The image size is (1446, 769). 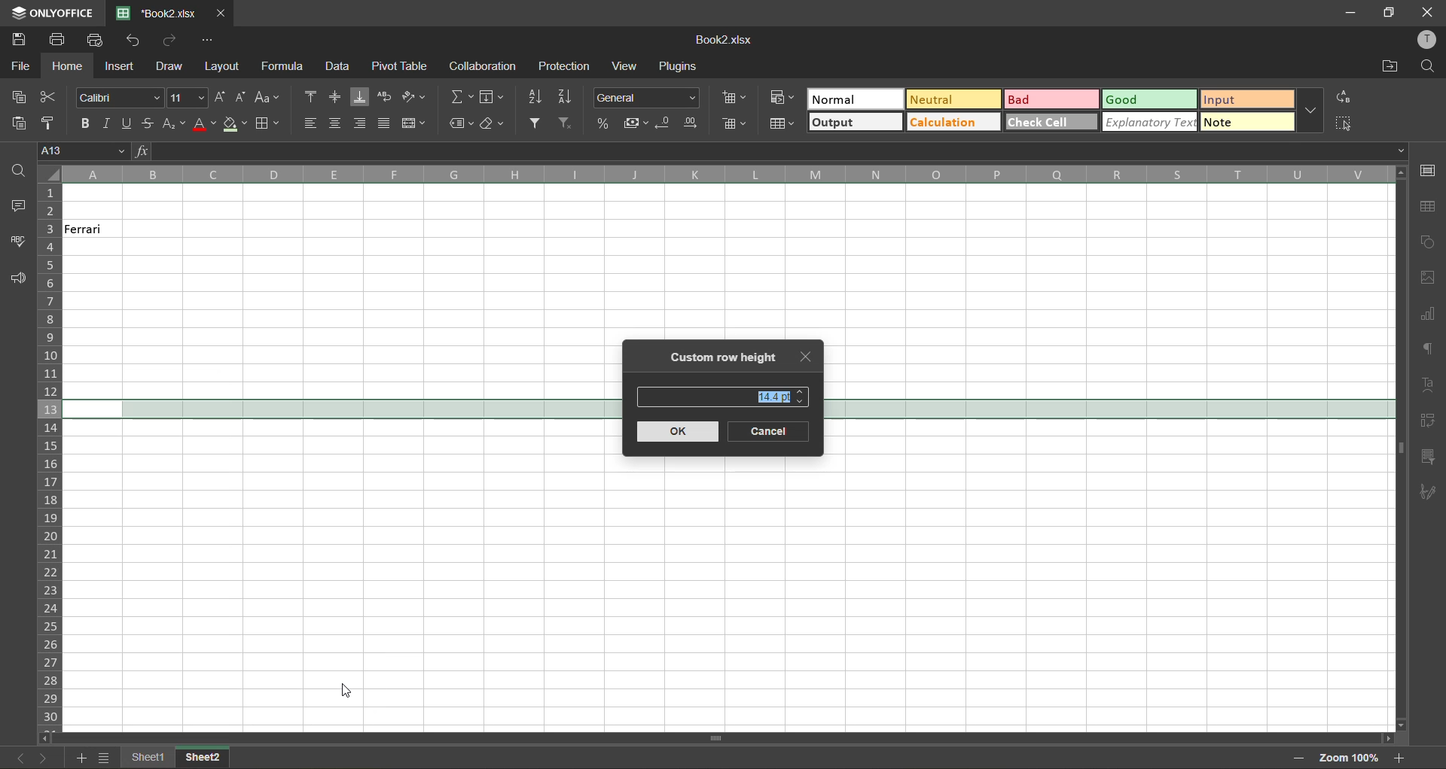 I want to click on draw, so click(x=171, y=68).